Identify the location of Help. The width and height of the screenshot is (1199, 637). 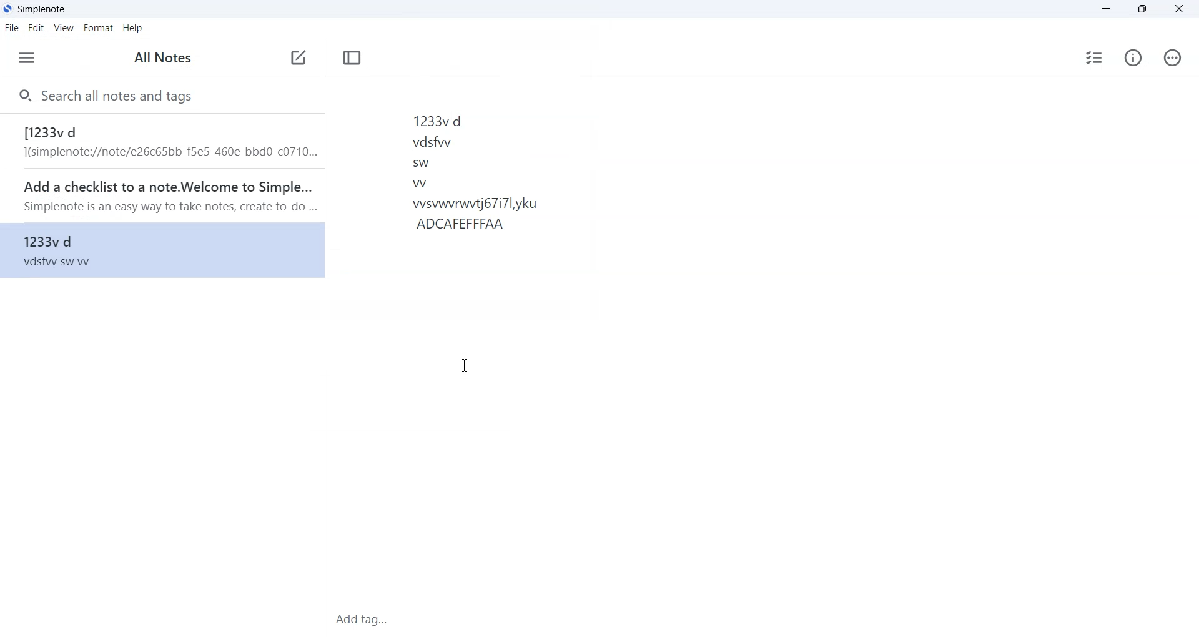
(132, 28).